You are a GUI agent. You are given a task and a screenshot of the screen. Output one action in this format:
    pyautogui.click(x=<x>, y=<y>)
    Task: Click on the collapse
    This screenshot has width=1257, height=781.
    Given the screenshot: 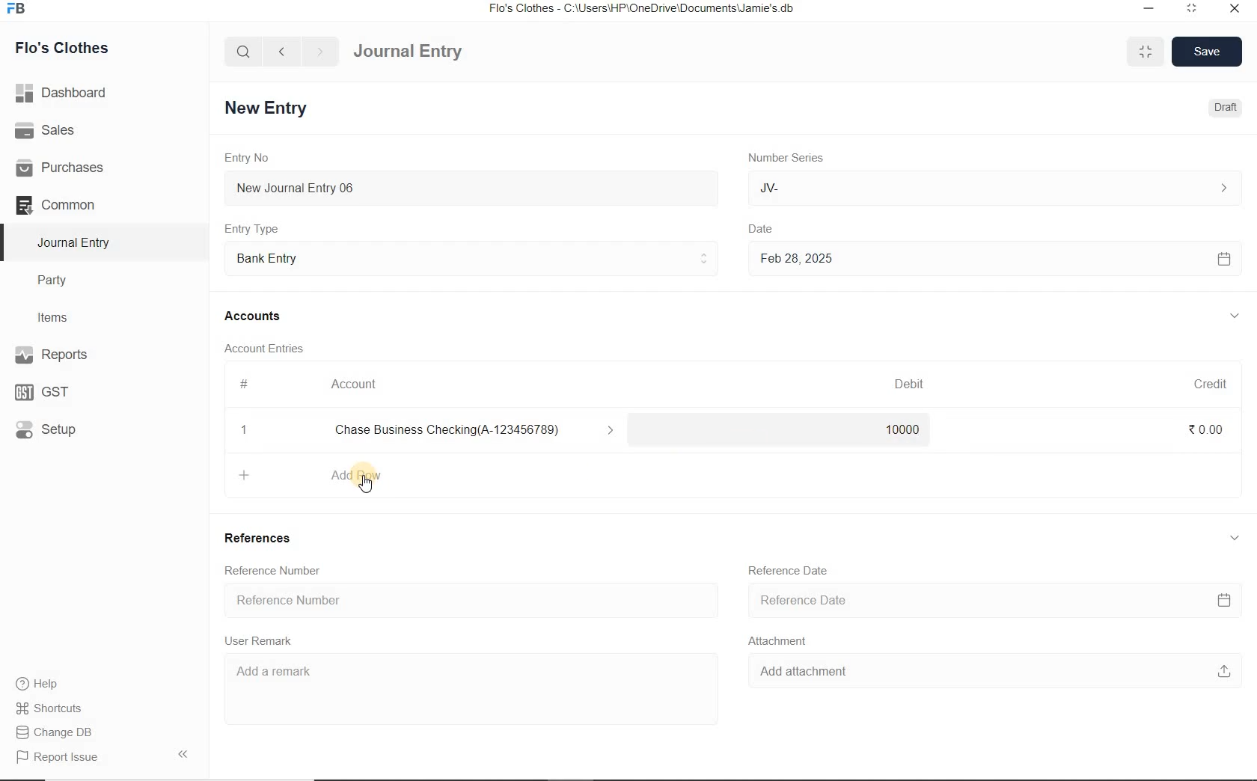 What is the action you would take?
    pyautogui.click(x=1233, y=538)
    